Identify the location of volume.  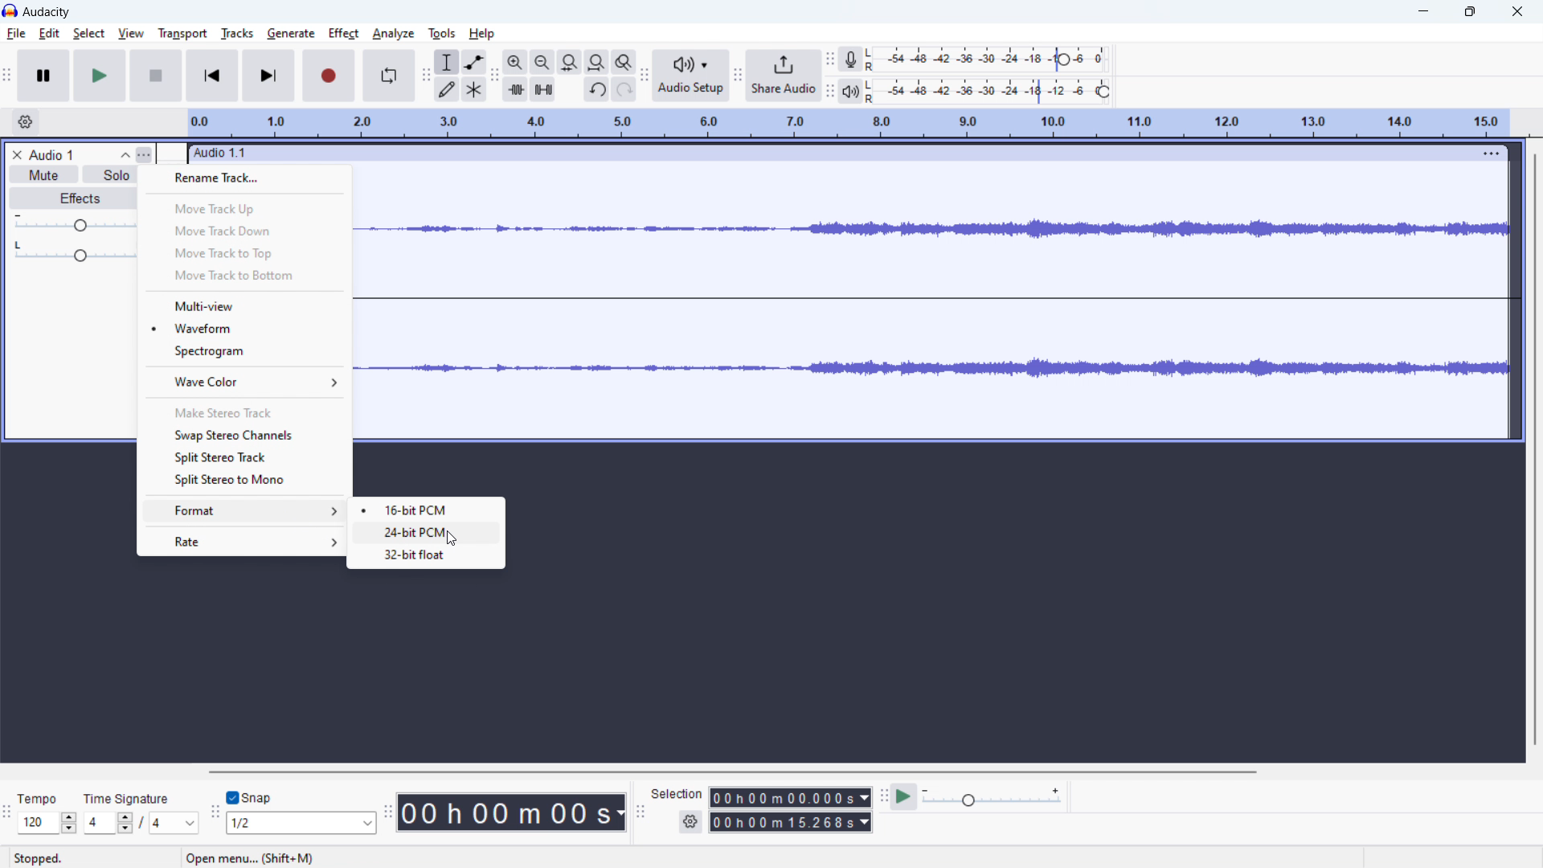
(76, 222).